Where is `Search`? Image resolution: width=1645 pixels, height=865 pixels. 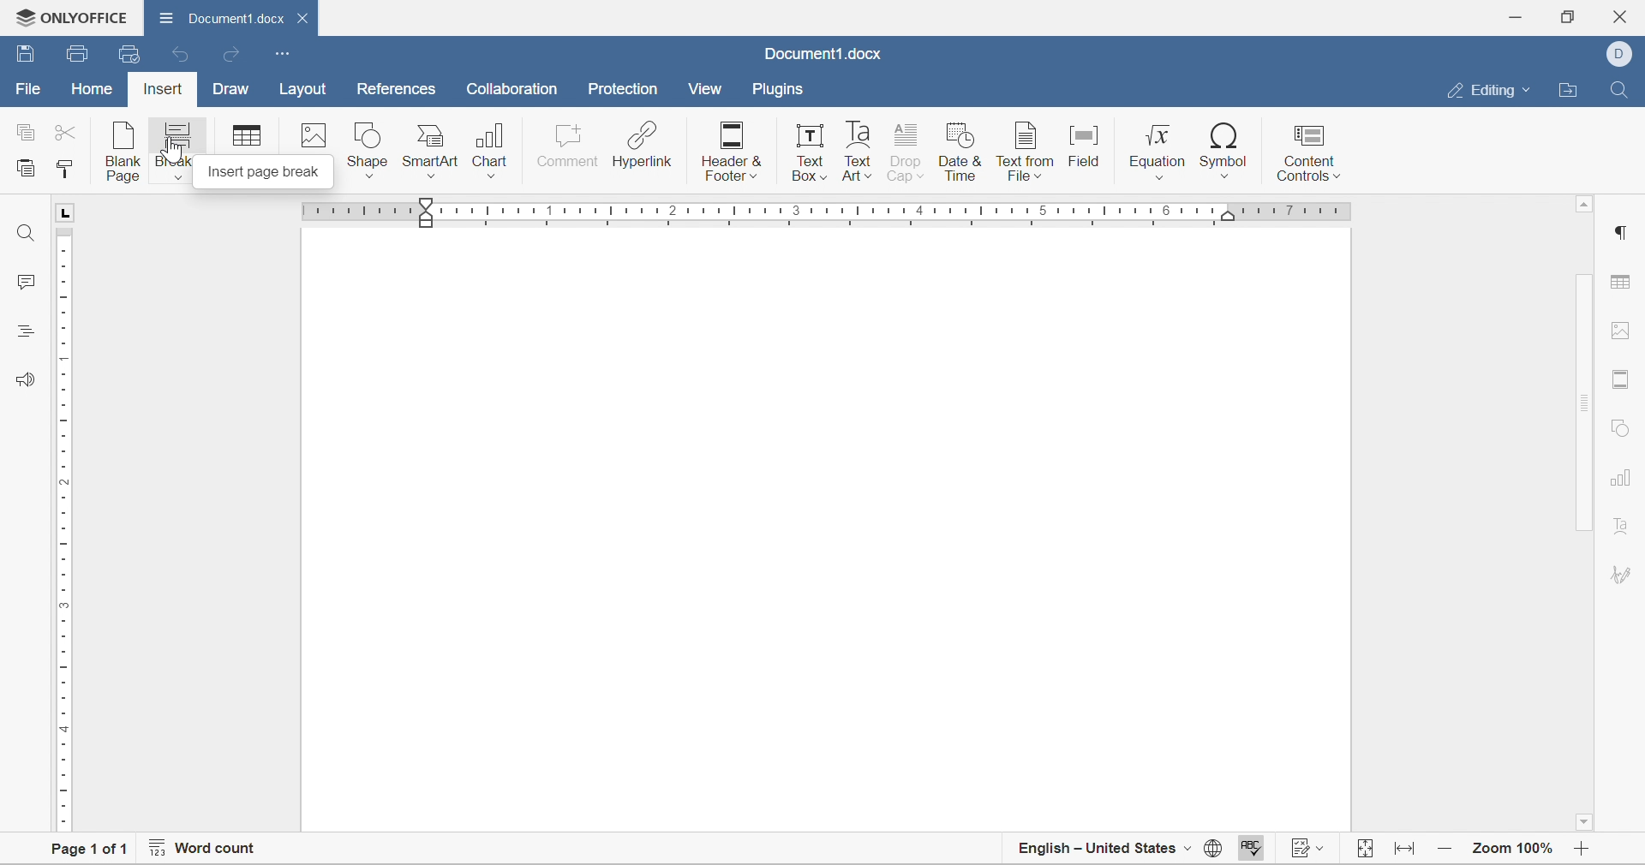
Search is located at coordinates (1622, 87).